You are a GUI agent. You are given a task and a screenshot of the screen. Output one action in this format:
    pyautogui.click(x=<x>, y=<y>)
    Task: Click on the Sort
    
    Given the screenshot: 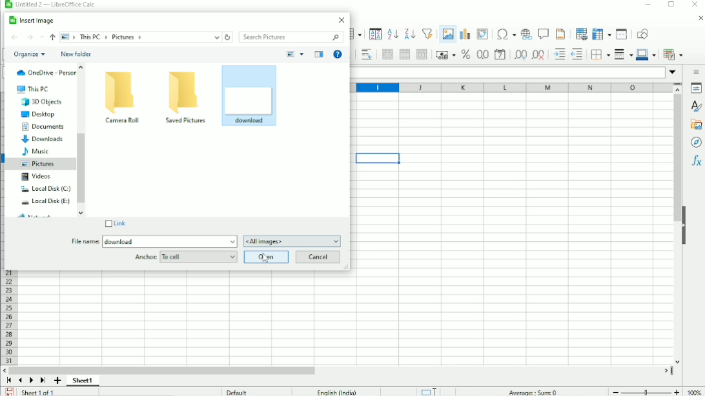 What is the action you would take?
    pyautogui.click(x=374, y=34)
    